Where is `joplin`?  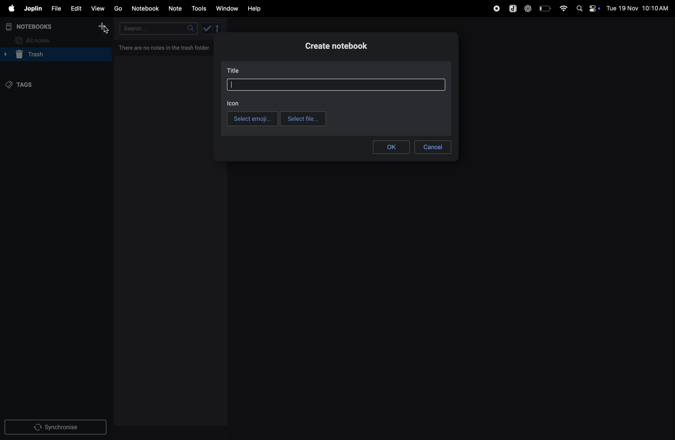 joplin is located at coordinates (33, 9).